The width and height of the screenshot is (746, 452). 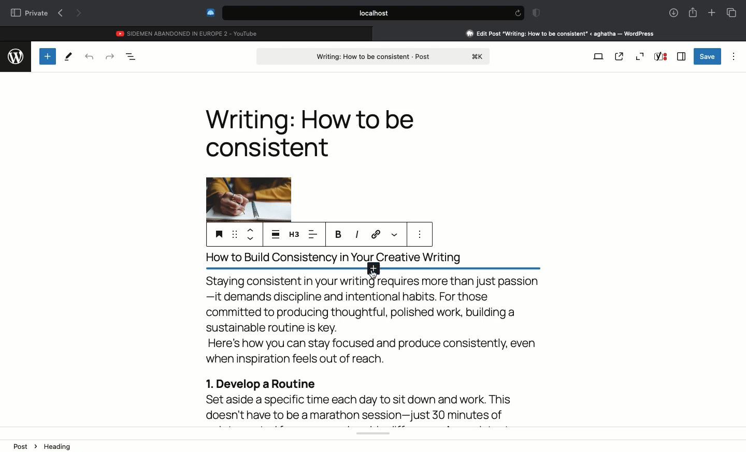 What do you see at coordinates (731, 12) in the screenshot?
I see `Tabs` at bounding box center [731, 12].